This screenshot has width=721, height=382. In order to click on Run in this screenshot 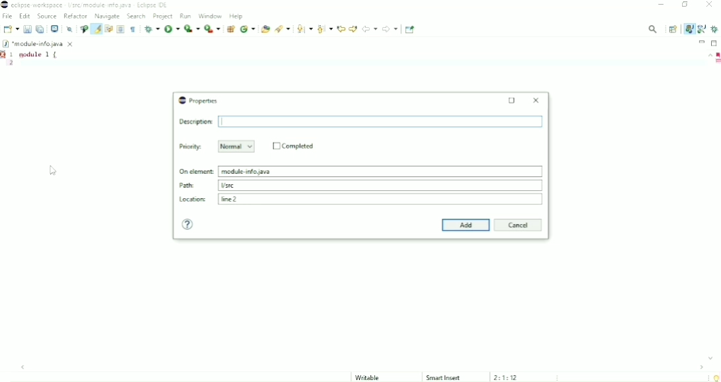, I will do `click(187, 15)`.